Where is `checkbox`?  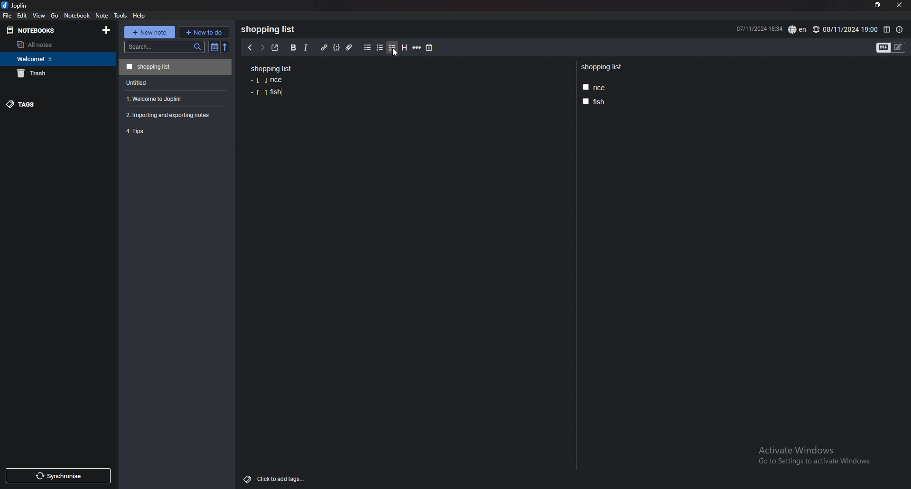 checkbox is located at coordinates (392, 48).